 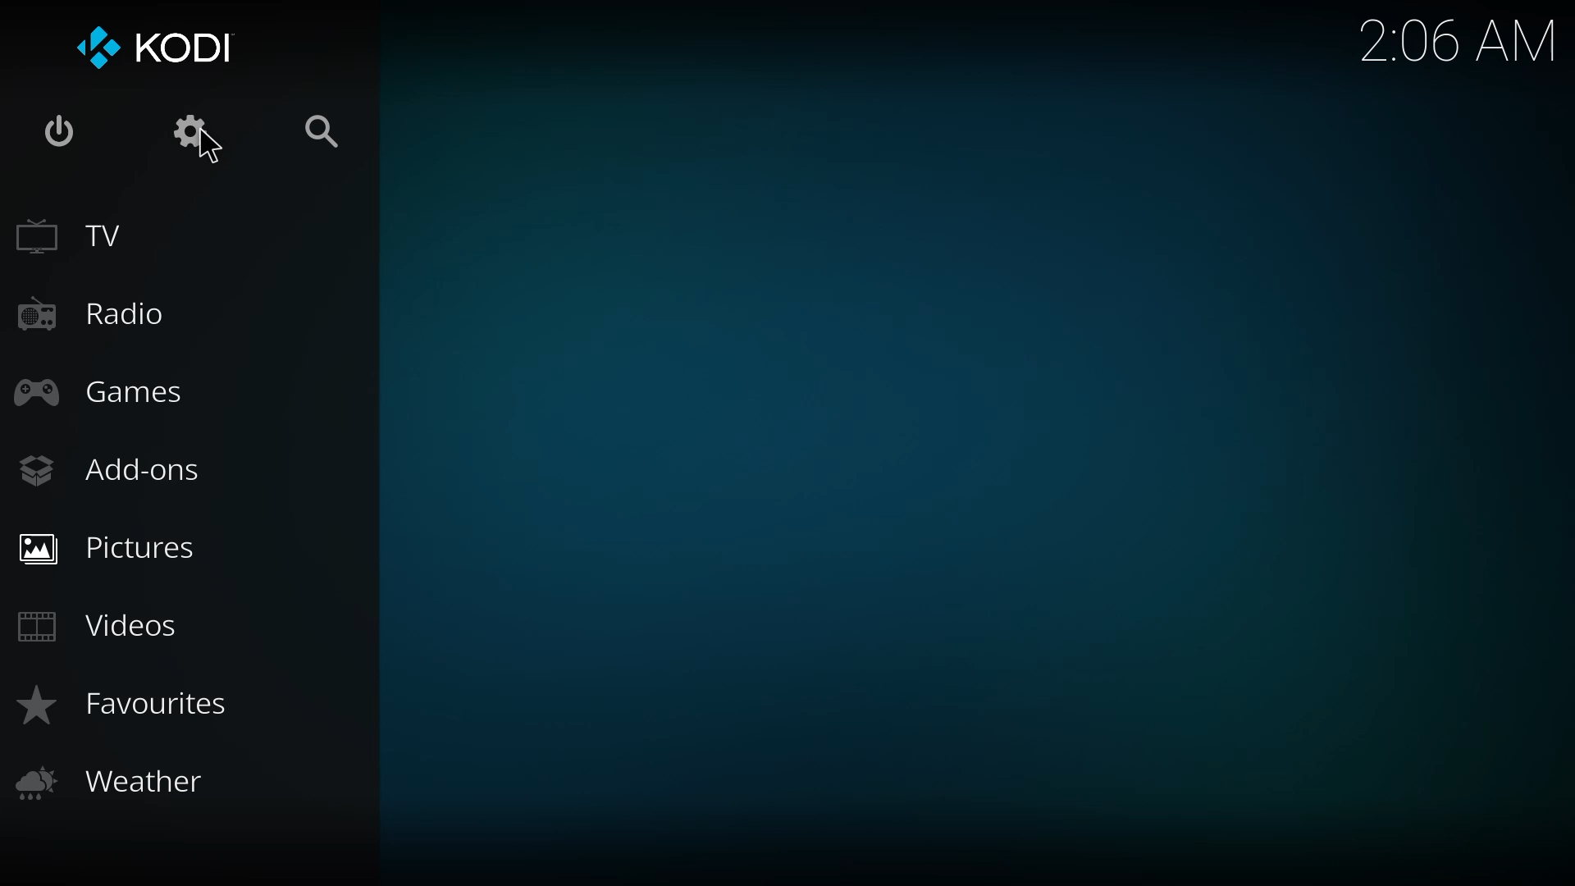 What do you see at coordinates (106, 626) in the screenshot?
I see `videos` at bounding box center [106, 626].